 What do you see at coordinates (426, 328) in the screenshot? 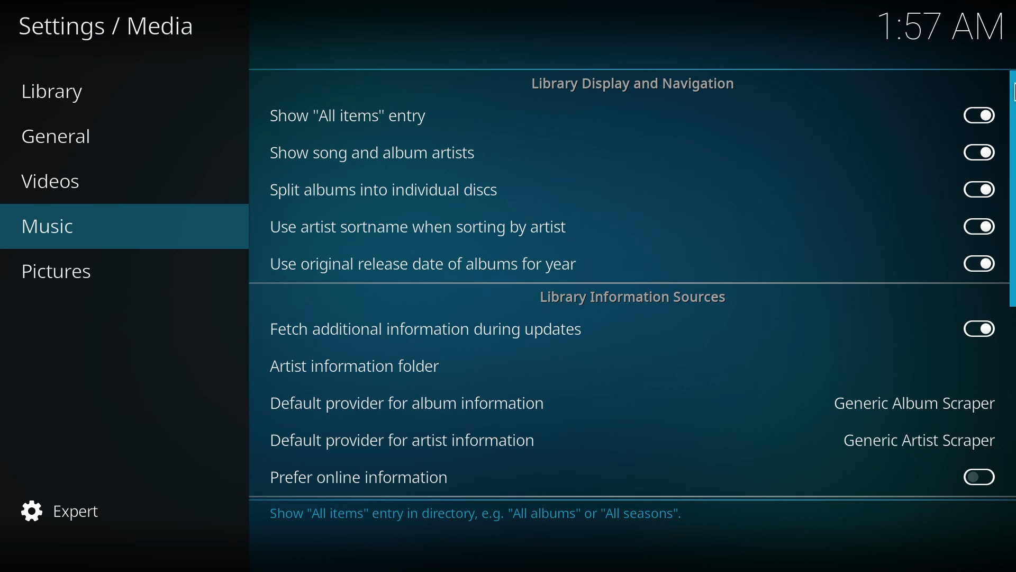
I see `fetch additional info during updates` at bounding box center [426, 328].